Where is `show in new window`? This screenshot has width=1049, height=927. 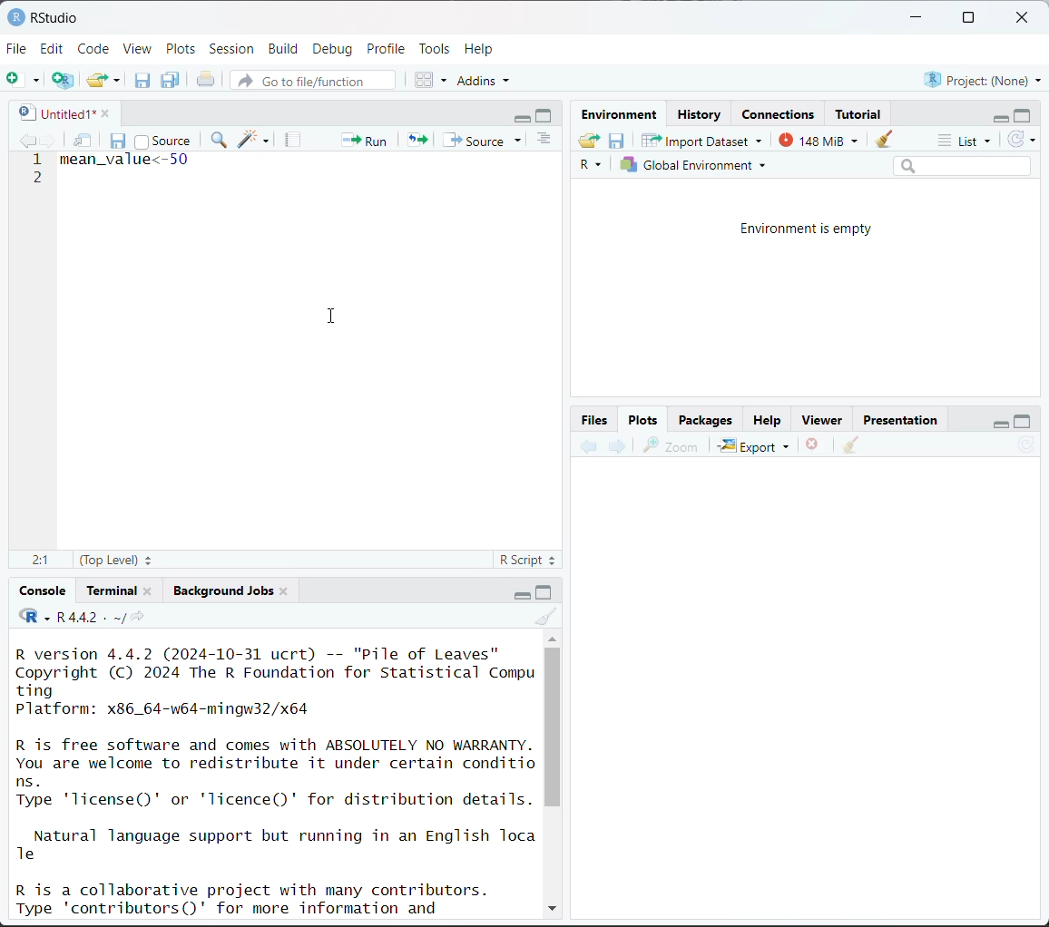
show in new window is located at coordinates (84, 141).